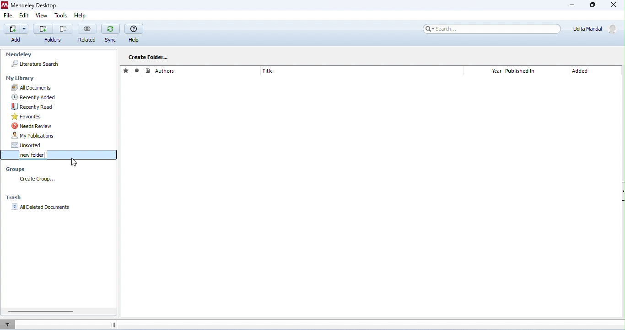  I want to click on edit, so click(24, 16).